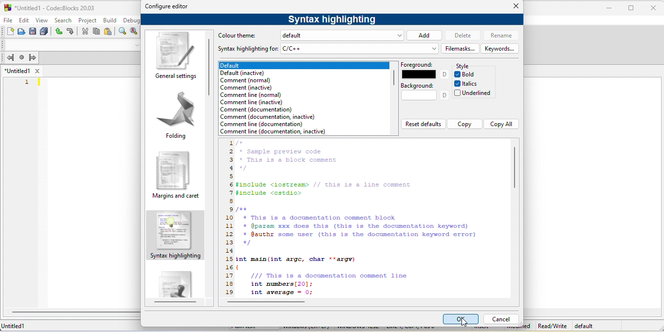 This screenshot has height=332, width=664. I want to click on horizontal scroll bar, so click(75, 312).